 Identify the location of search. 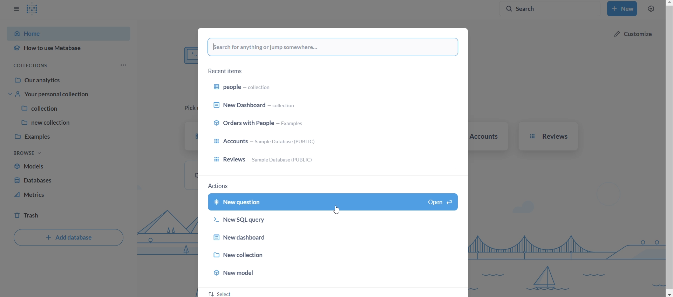
(333, 47).